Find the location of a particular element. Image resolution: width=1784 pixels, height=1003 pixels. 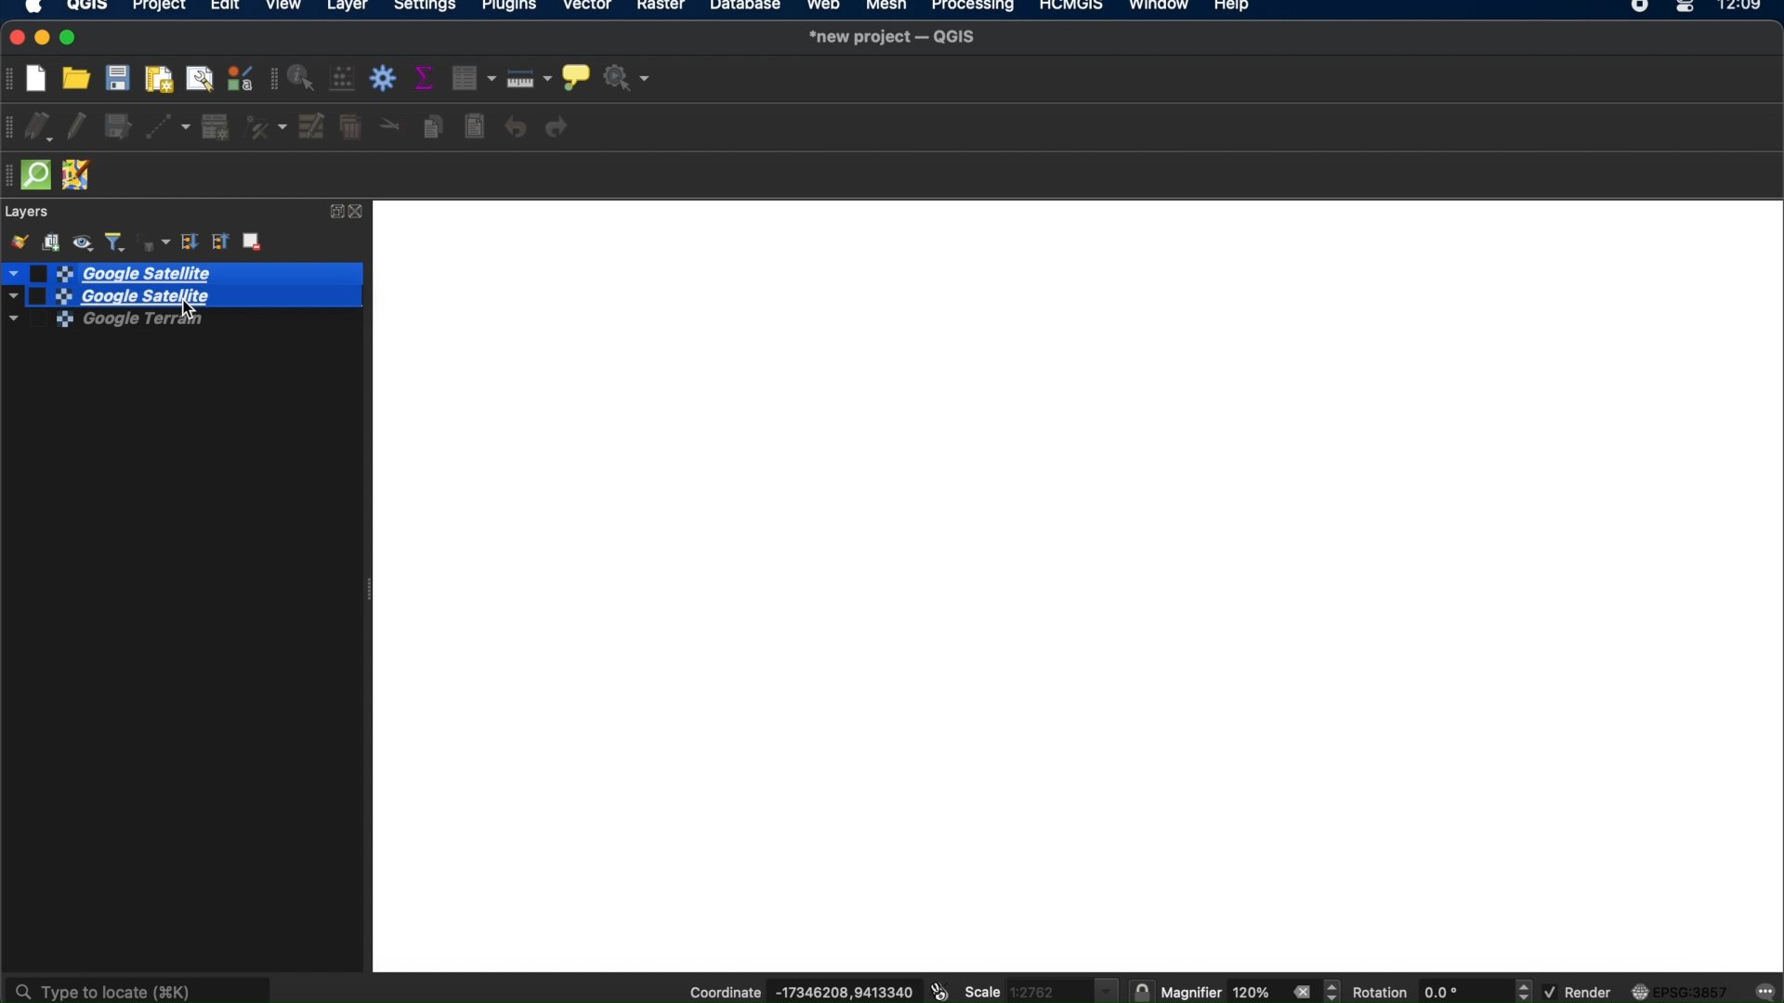

google satellite selected is located at coordinates (181, 273).